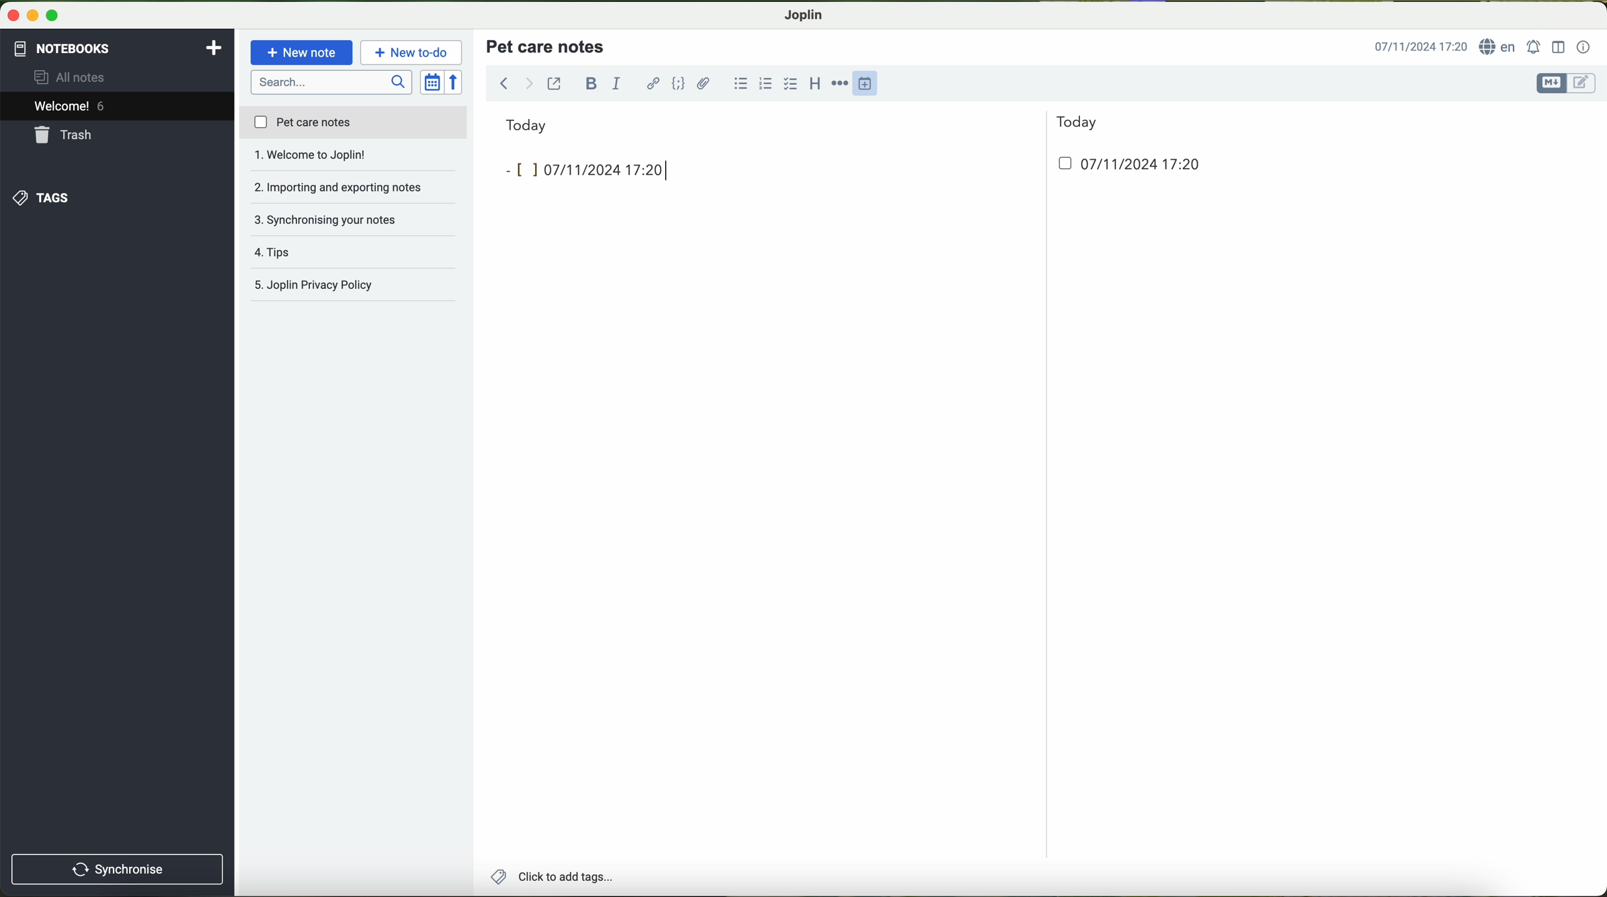 This screenshot has width=1607, height=897. I want to click on date and hour, so click(1122, 168).